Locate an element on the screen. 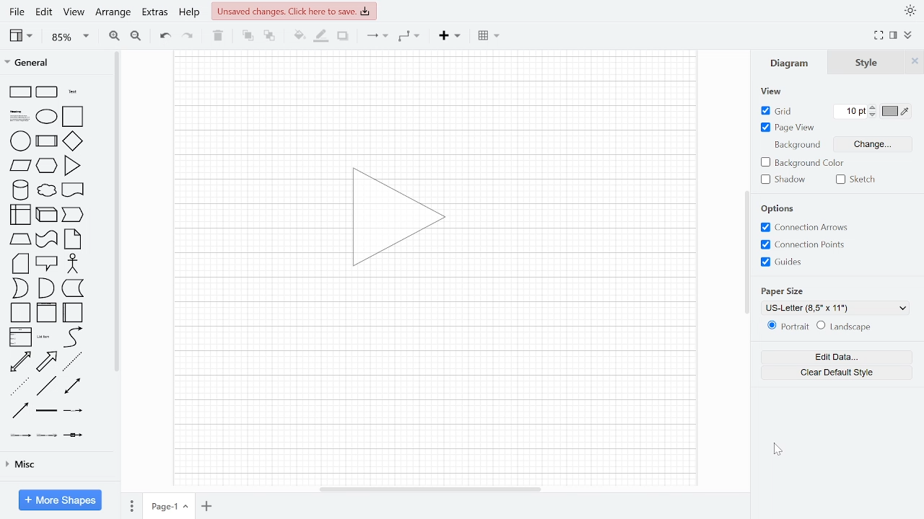 The height and width of the screenshot is (519, 924). List is located at coordinates (21, 337).